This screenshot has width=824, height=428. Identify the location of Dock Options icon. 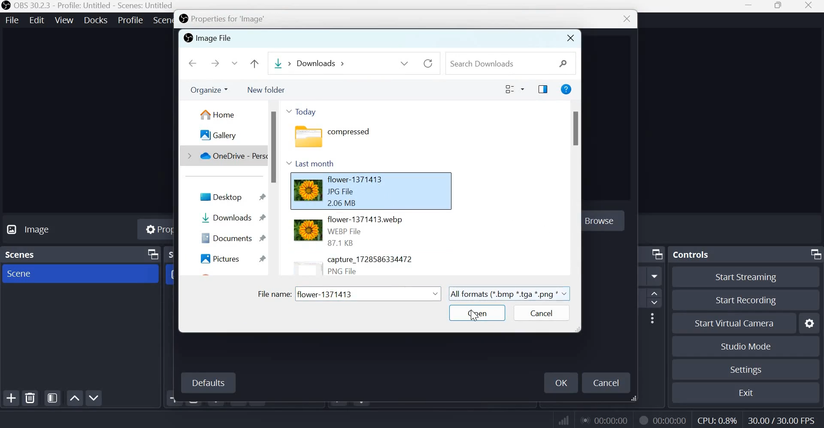
(151, 254).